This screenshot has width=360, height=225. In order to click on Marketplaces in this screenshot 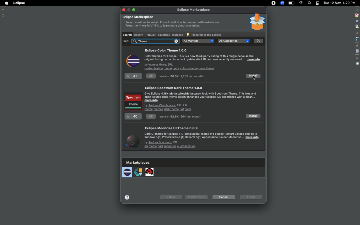, I will do `click(138, 169)`.